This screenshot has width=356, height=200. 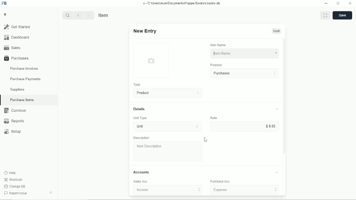 What do you see at coordinates (17, 27) in the screenshot?
I see `get started` at bounding box center [17, 27].